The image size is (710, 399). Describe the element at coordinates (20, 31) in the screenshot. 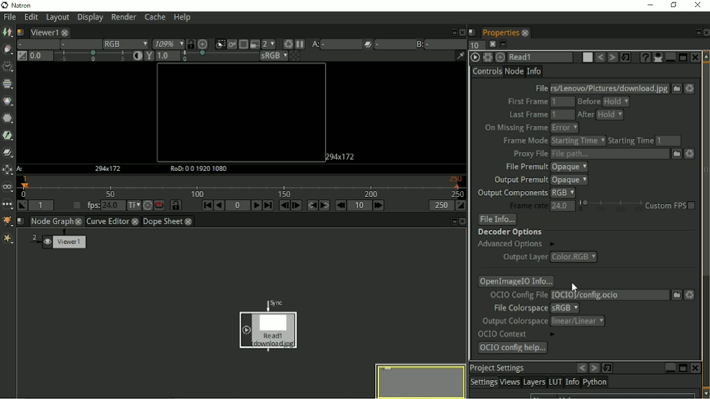

I see `Script name` at that location.